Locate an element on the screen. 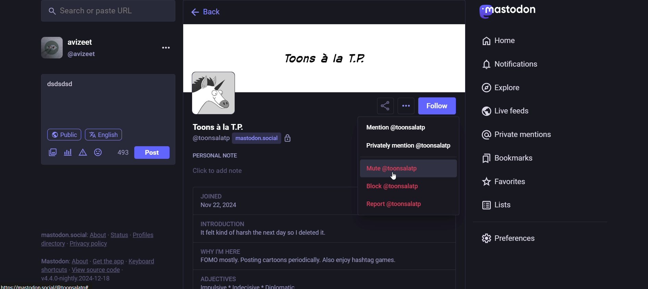 The image size is (648, 289). logo is located at coordinates (512, 12).